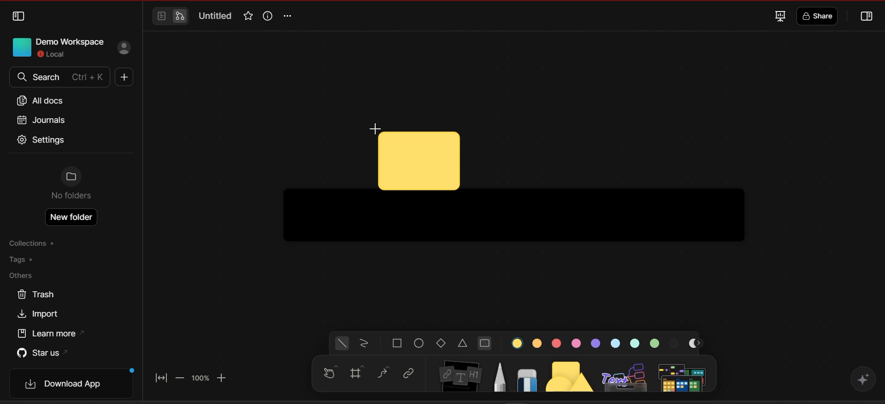 The width and height of the screenshot is (885, 404). Describe the element at coordinates (867, 17) in the screenshot. I see `collapse or open sidebar` at that location.